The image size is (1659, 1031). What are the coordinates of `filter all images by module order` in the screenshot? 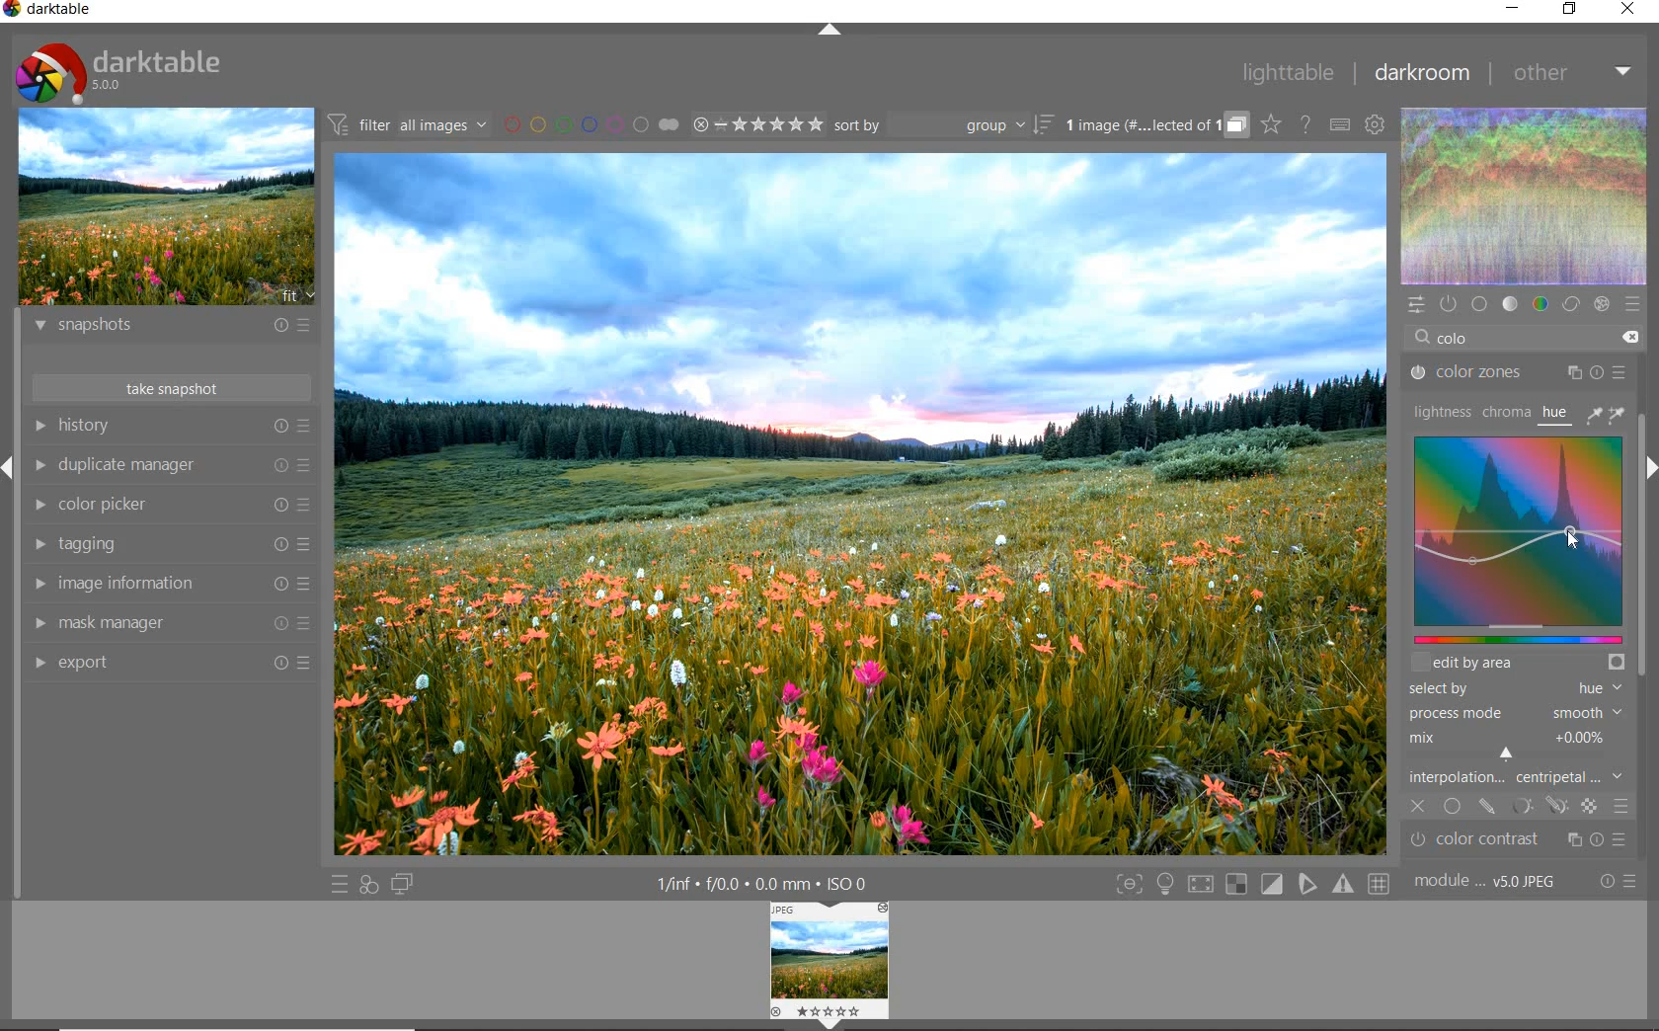 It's located at (406, 126).